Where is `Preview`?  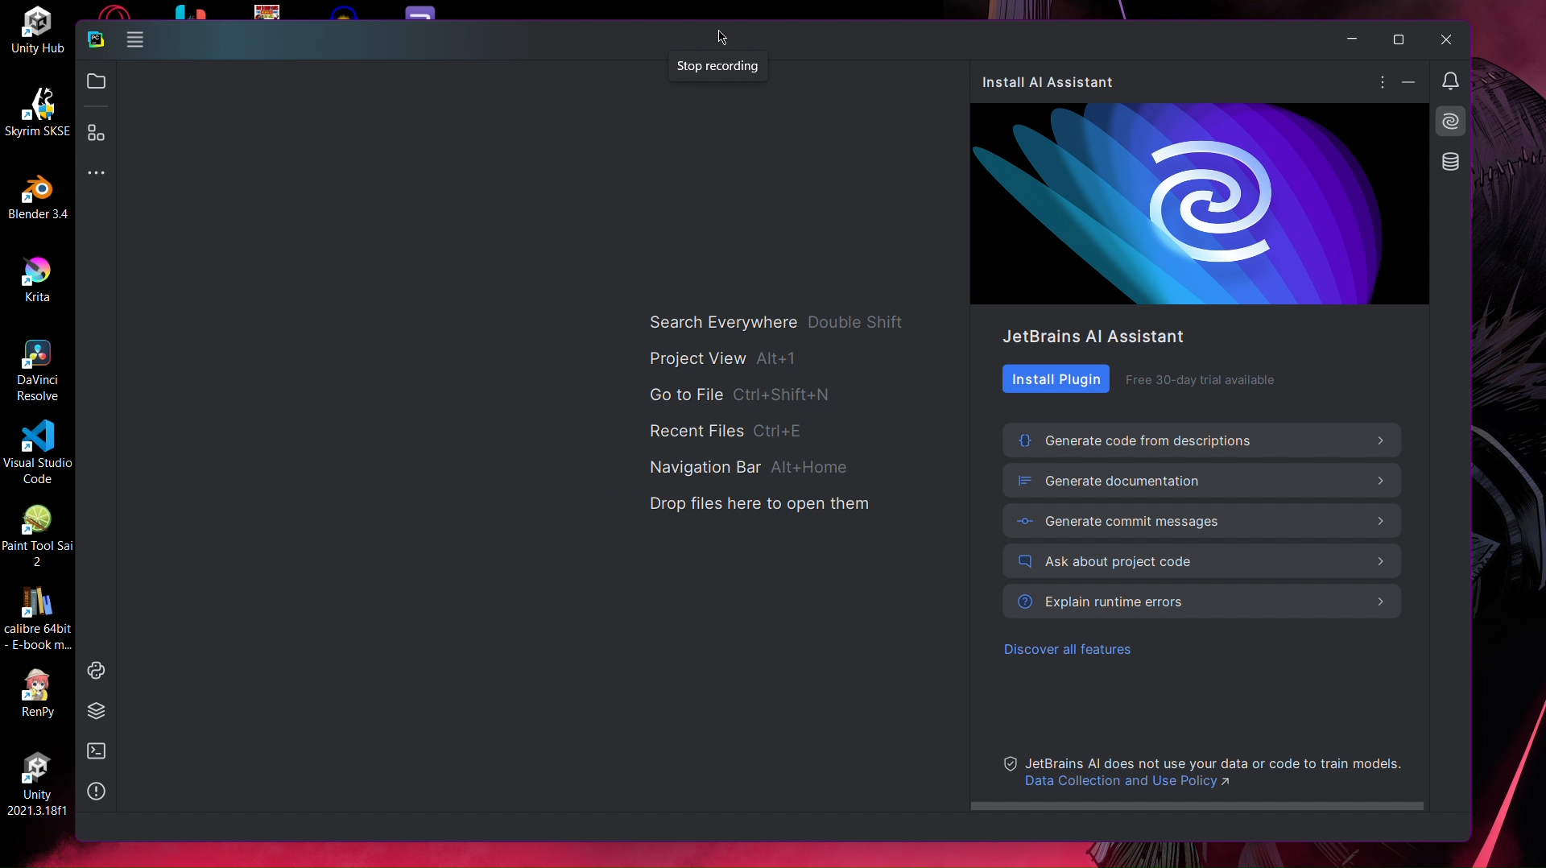 Preview is located at coordinates (1201, 204).